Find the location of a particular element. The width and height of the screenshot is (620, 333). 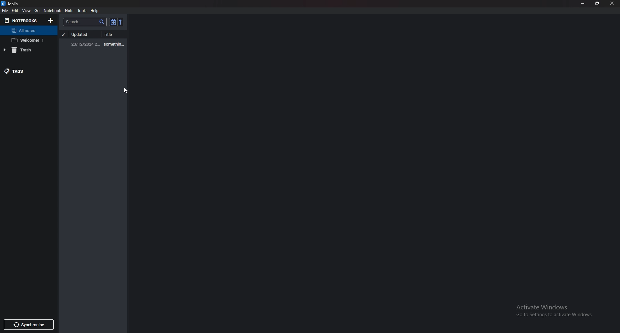

Synchronize is located at coordinates (31, 325).